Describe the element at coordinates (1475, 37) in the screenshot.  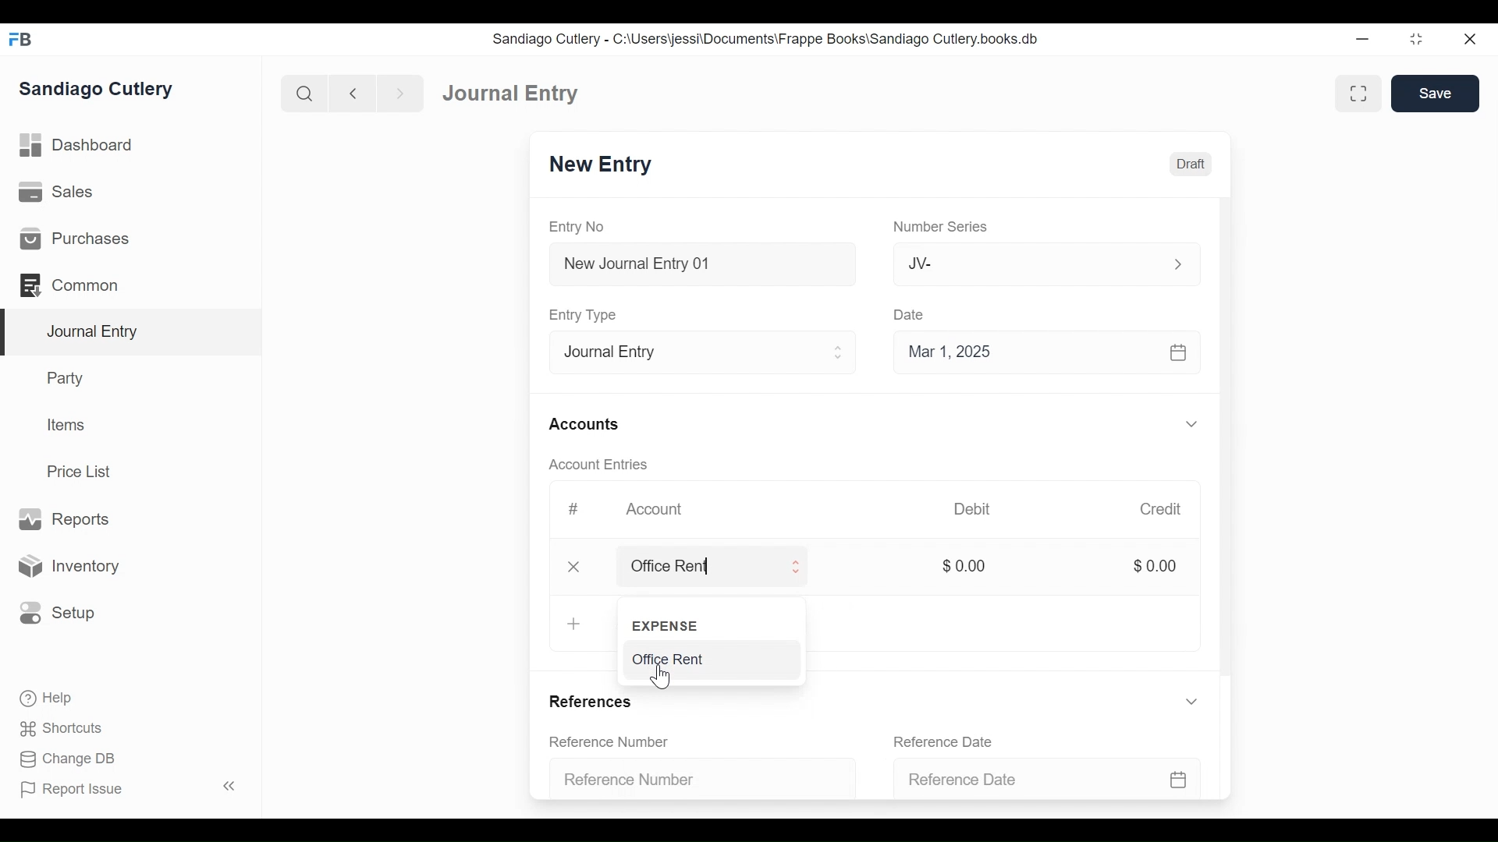
I see `close` at that location.